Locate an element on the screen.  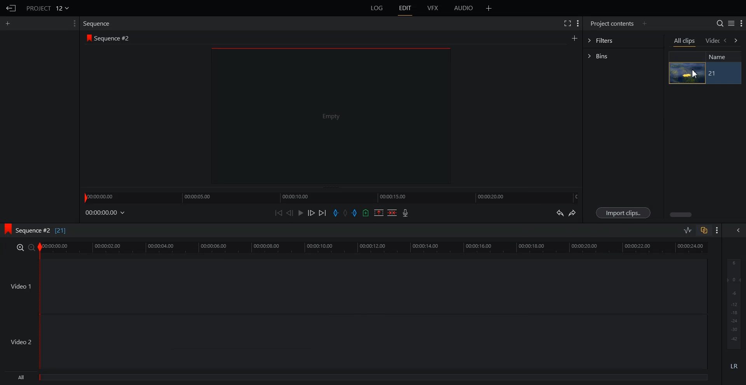
Clear All Marks is located at coordinates (345, 213).